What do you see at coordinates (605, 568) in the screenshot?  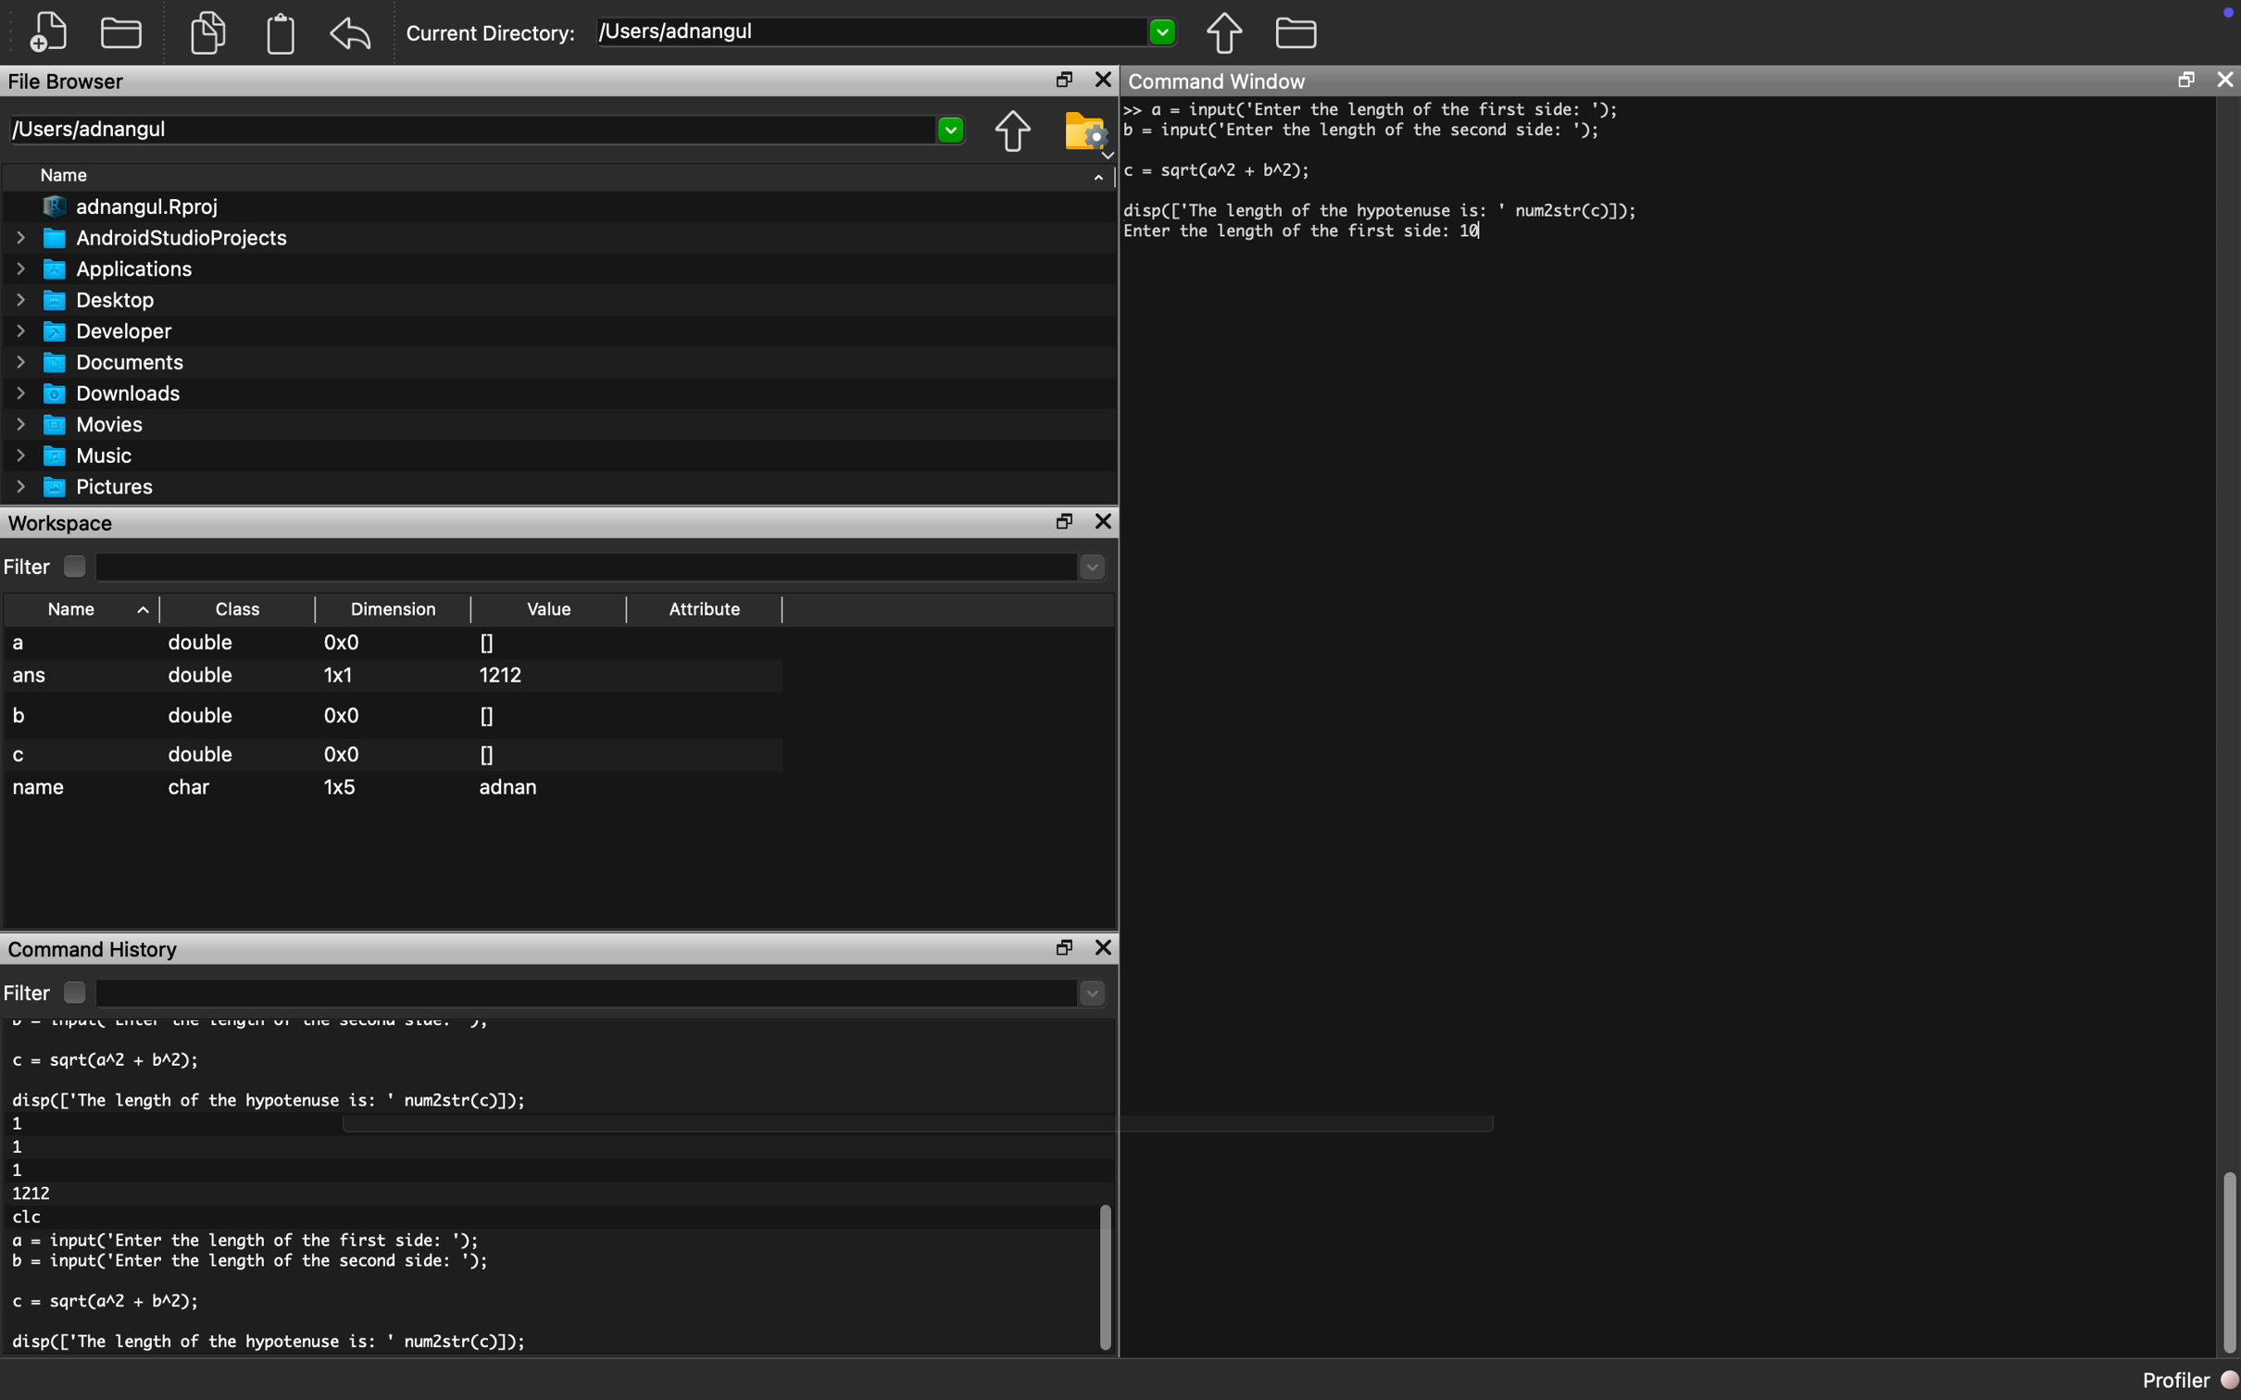 I see `dropdown` at bounding box center [605, 568].